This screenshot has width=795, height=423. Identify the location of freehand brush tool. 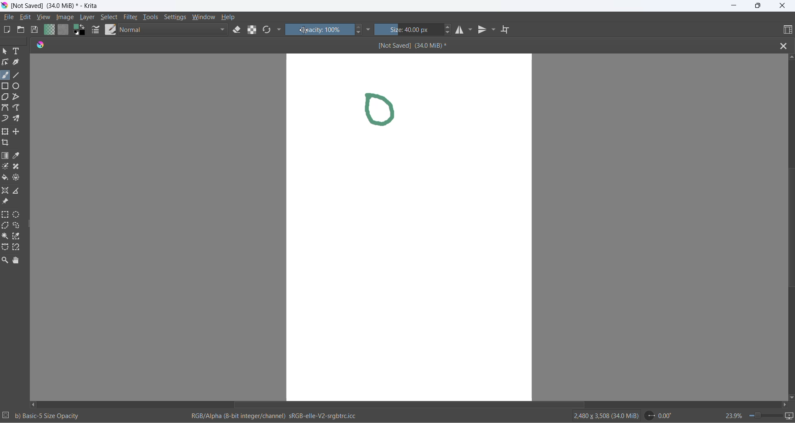
(6, 74).